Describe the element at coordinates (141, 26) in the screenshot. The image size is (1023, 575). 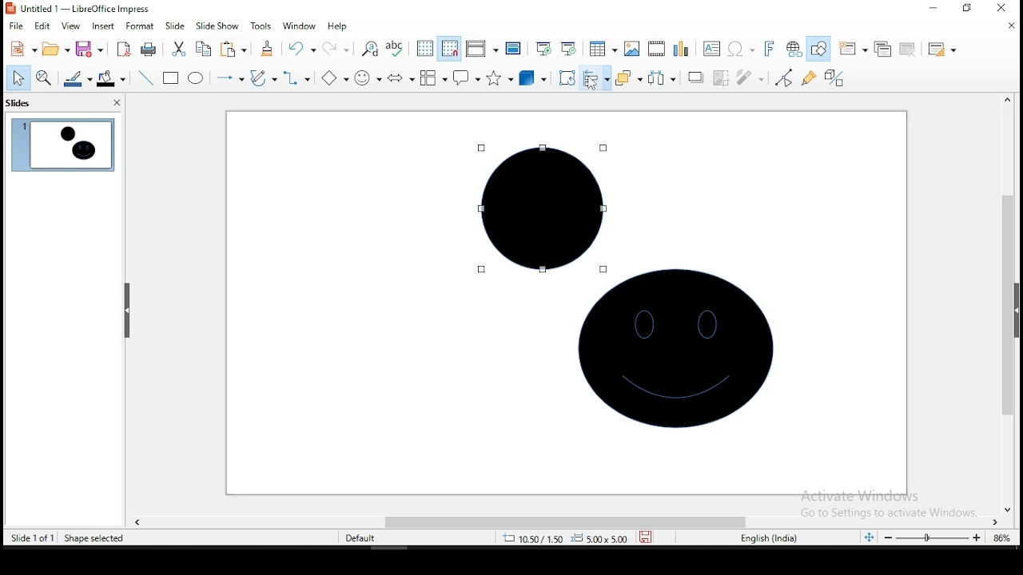
I see `format` at that location.